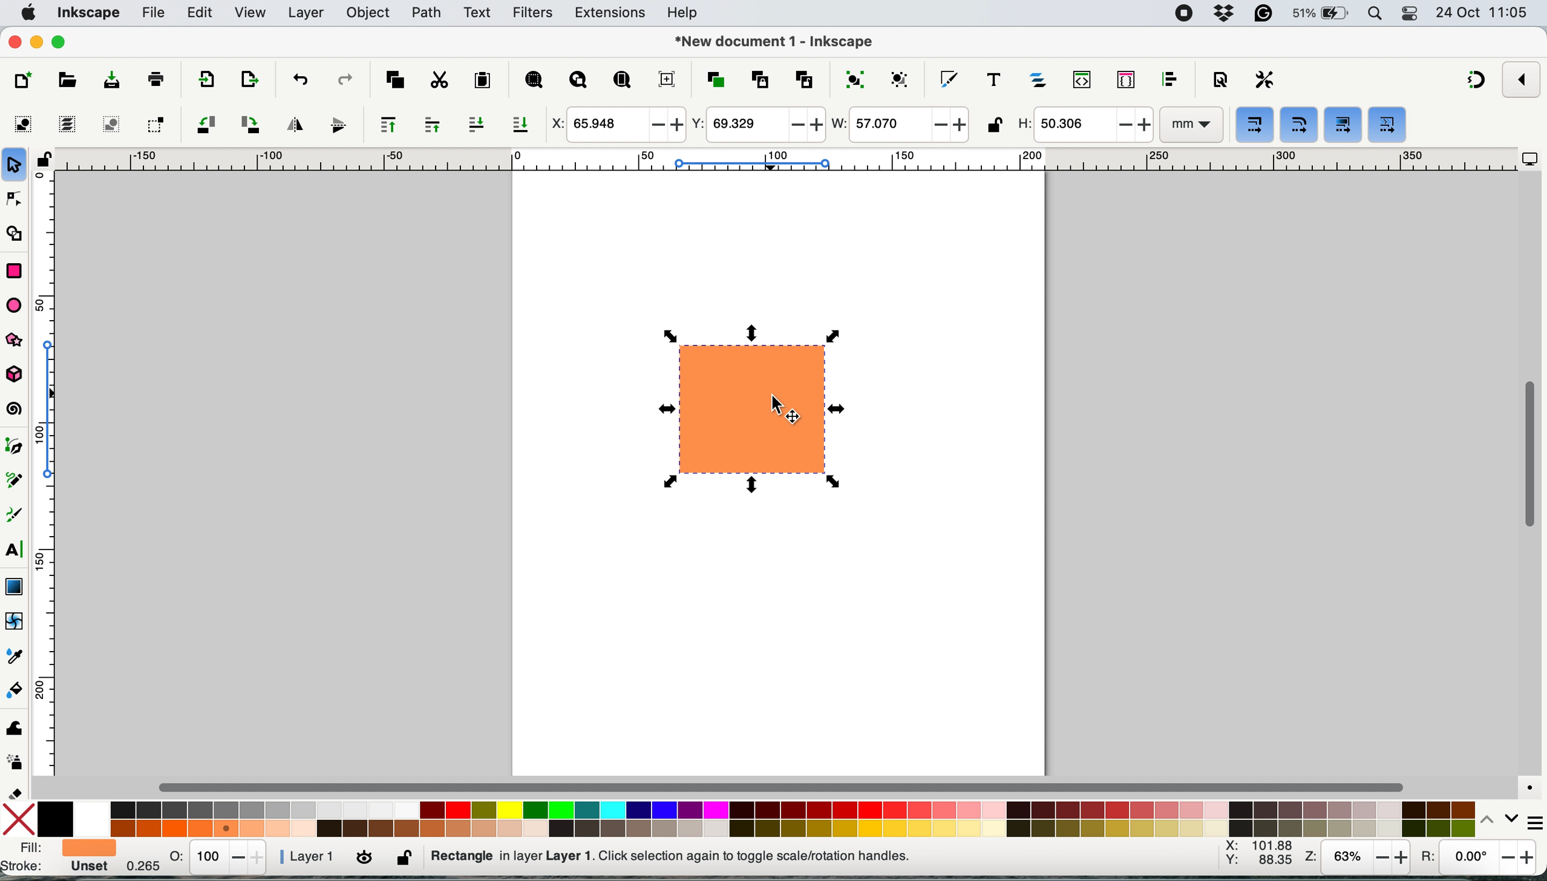 Image resolution: width=1547 pixels, height=881 pixels. Describe the element at coordinates (62, 41) in the screenshot. I see `maximise` at that location.